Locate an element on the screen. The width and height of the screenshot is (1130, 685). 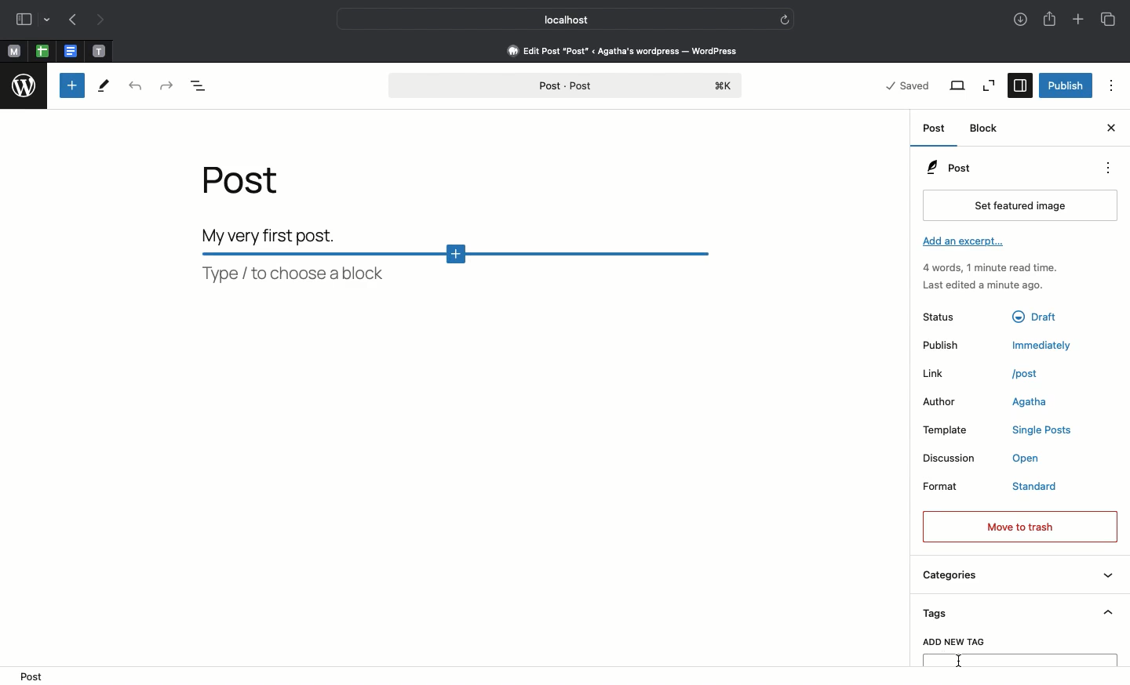
Tools is located at coordinates (106, 86).